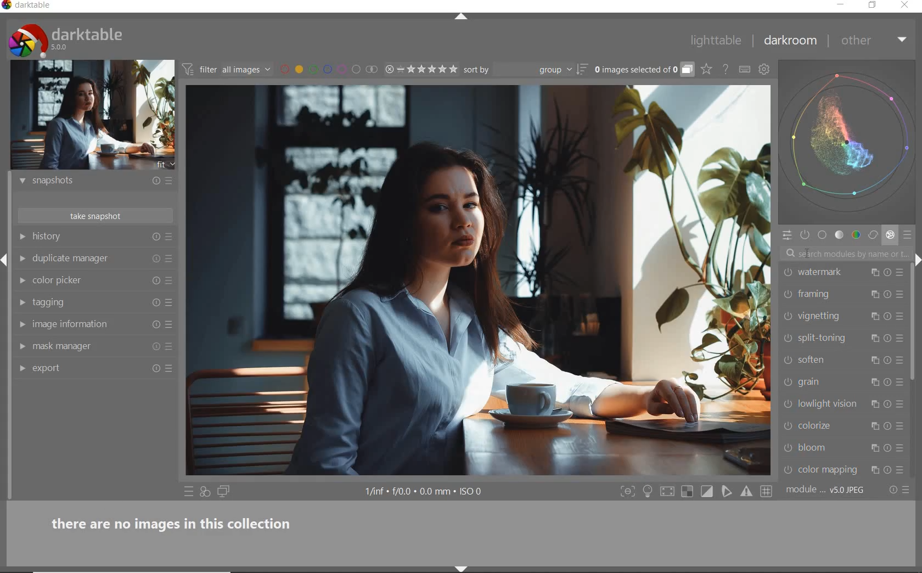 The width and height of the screenshot is (922, 573). Describe the element at coordinates (643, 70) in the screenshot. I see `expand grouped images` at that location.